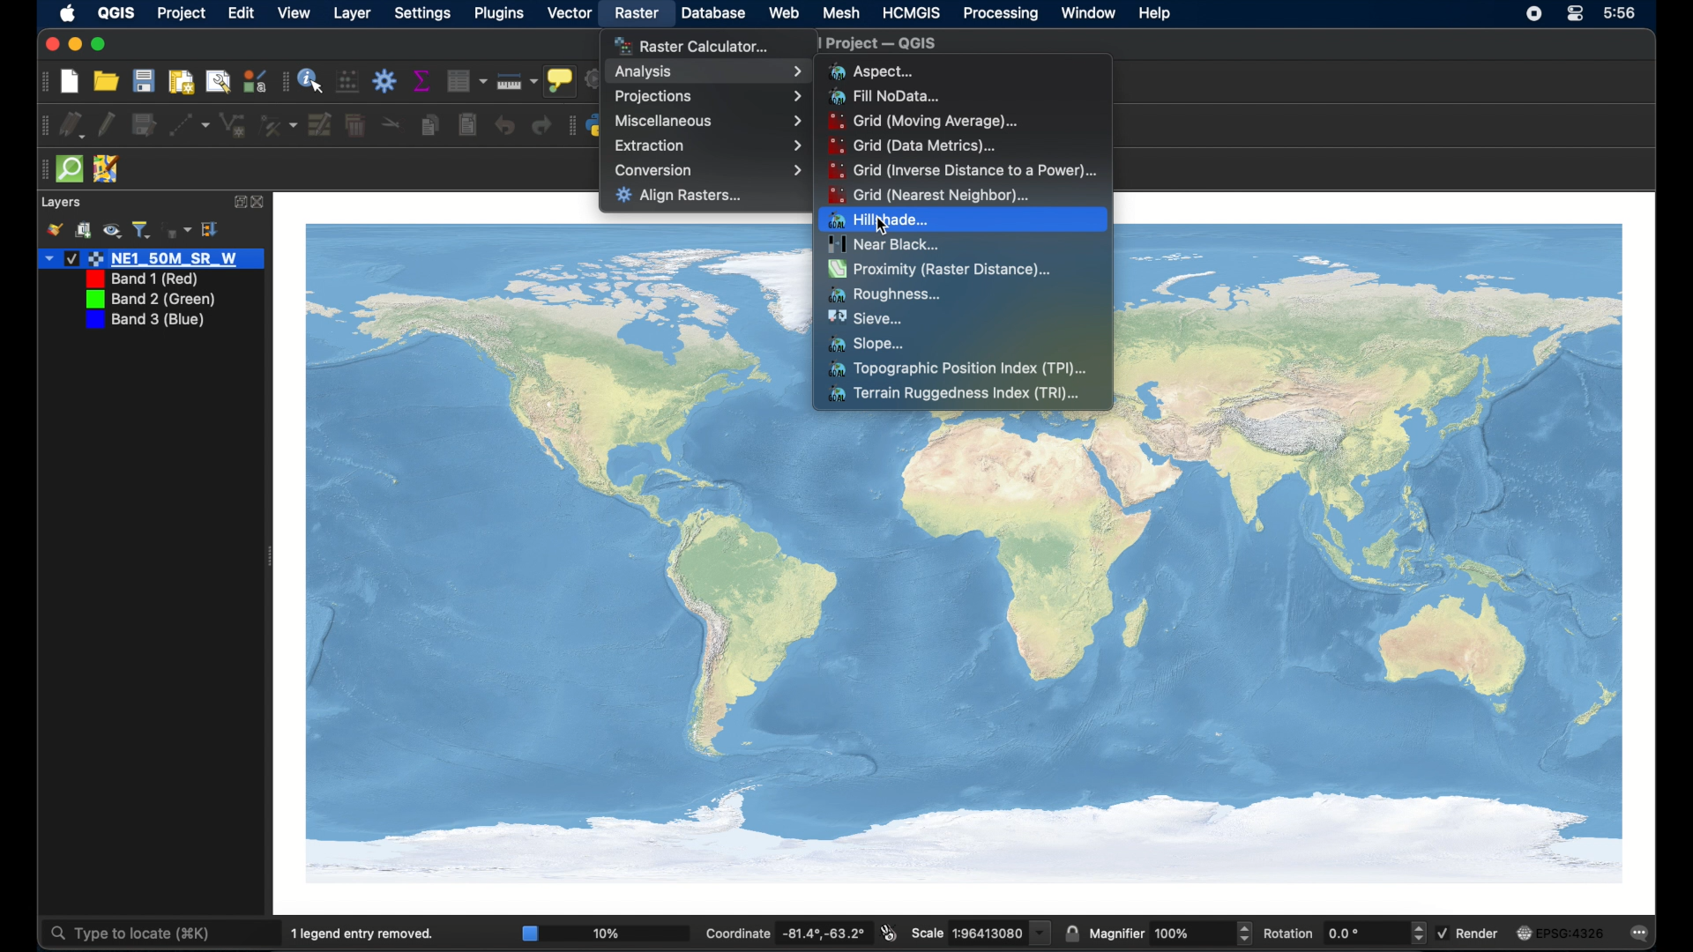  Describe the element at coordinates (365, 933) in the screenshot. I see `1 legend entry removed.` at that location.